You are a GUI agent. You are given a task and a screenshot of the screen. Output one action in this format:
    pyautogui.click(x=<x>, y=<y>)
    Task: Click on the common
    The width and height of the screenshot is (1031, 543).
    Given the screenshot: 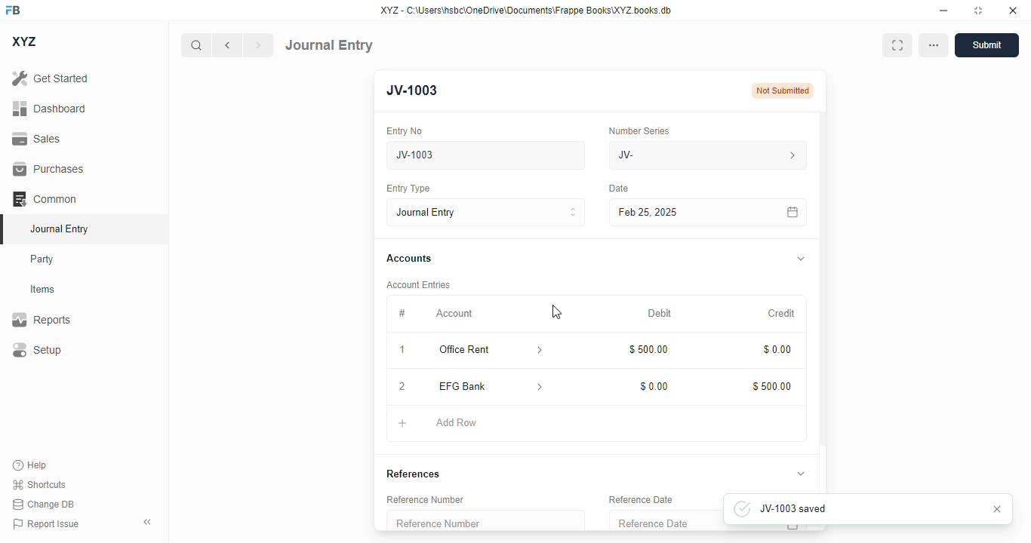 What is the action you would take?
    pyautogui.click(x=45, y=199)
    